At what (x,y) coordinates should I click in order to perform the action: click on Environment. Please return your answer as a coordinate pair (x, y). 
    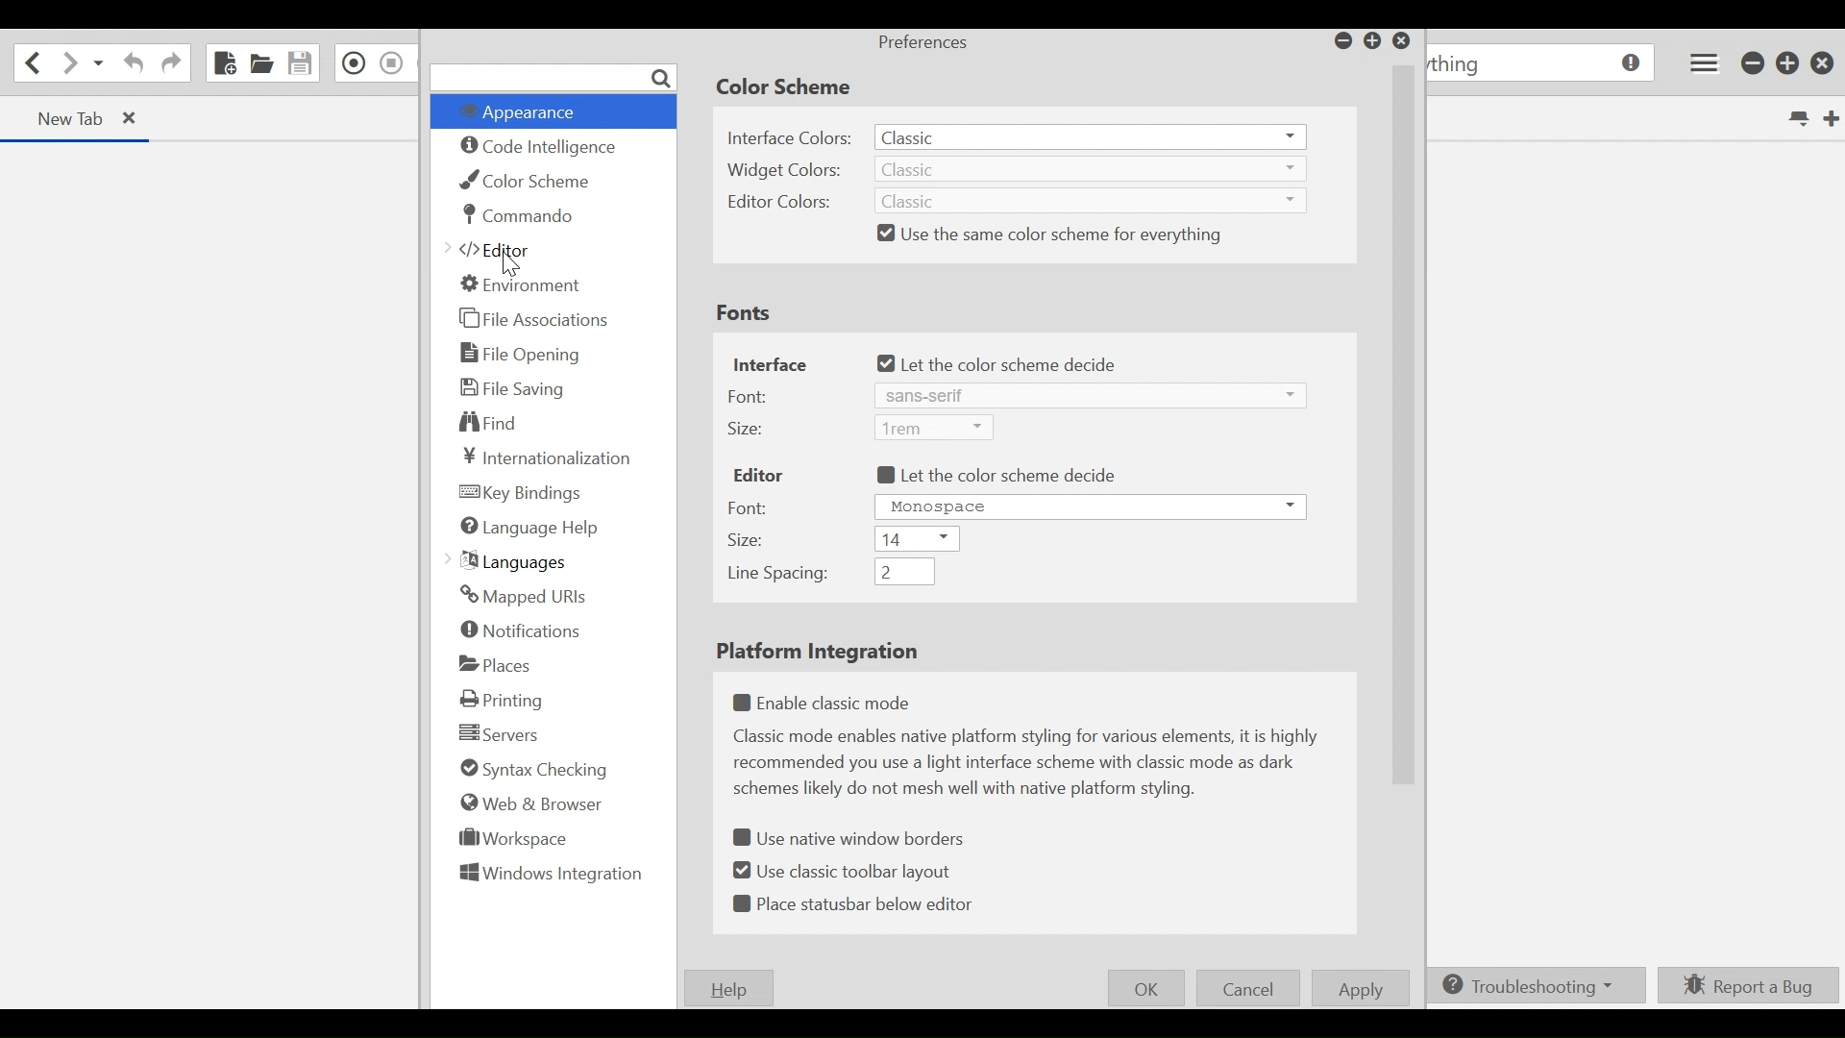
    Looking at the image, I should click on (517, 284).